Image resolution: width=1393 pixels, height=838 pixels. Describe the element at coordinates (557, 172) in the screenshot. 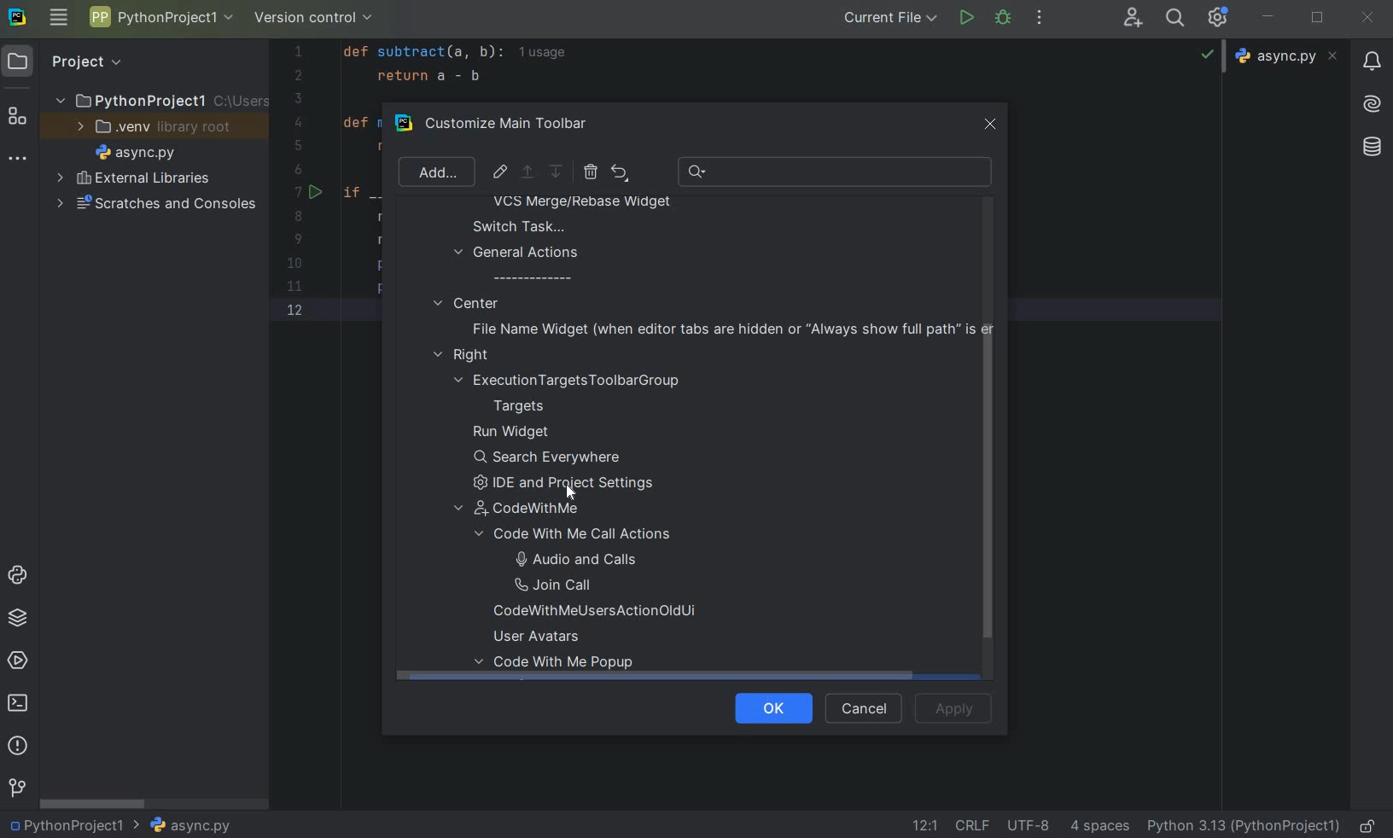

I see `MOVE DOWN` at that location.